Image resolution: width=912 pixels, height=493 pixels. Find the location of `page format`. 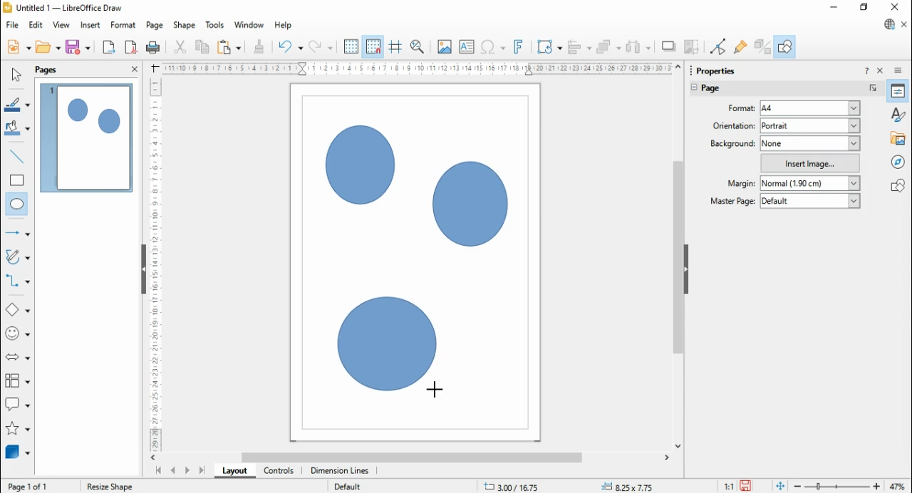

page format is located at coordinates (742, 108).